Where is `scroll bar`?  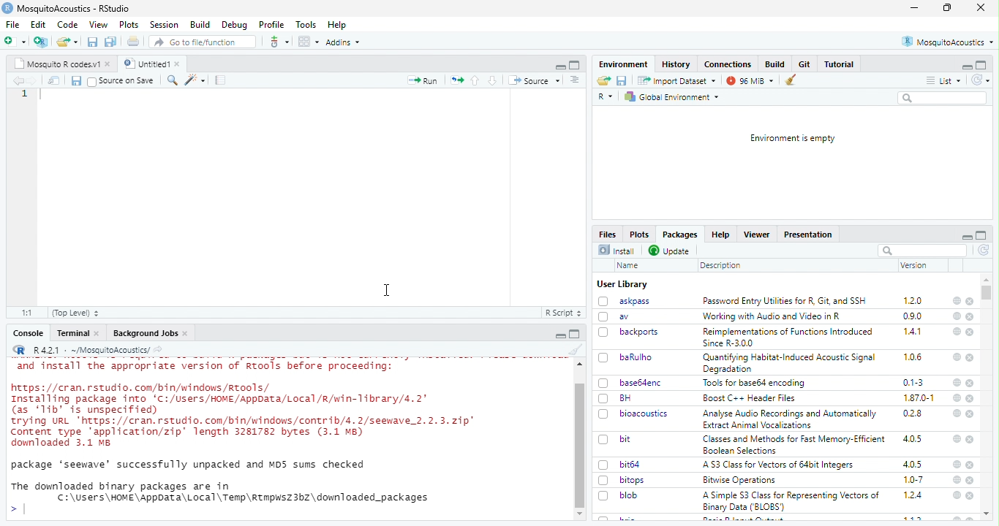 scroll bar is located at coordinates (986, 293).